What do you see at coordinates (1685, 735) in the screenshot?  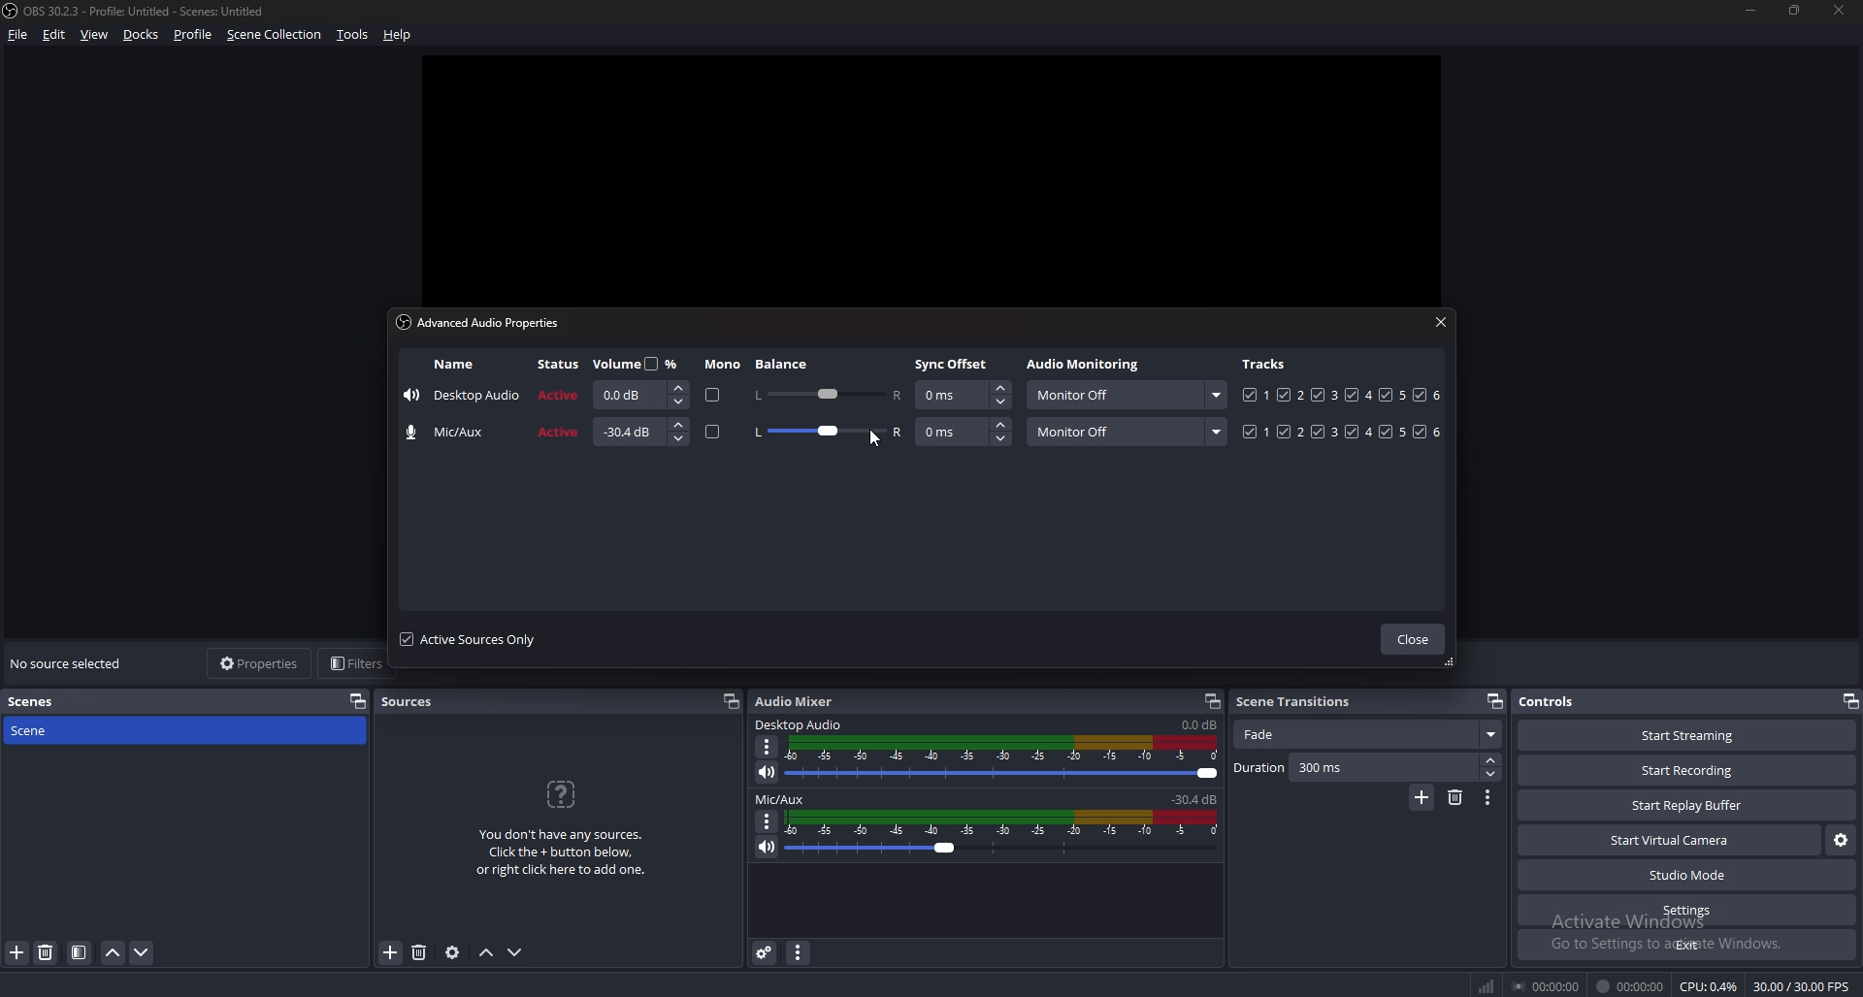 I see `start streaming` at bounding box center [1685, 735].